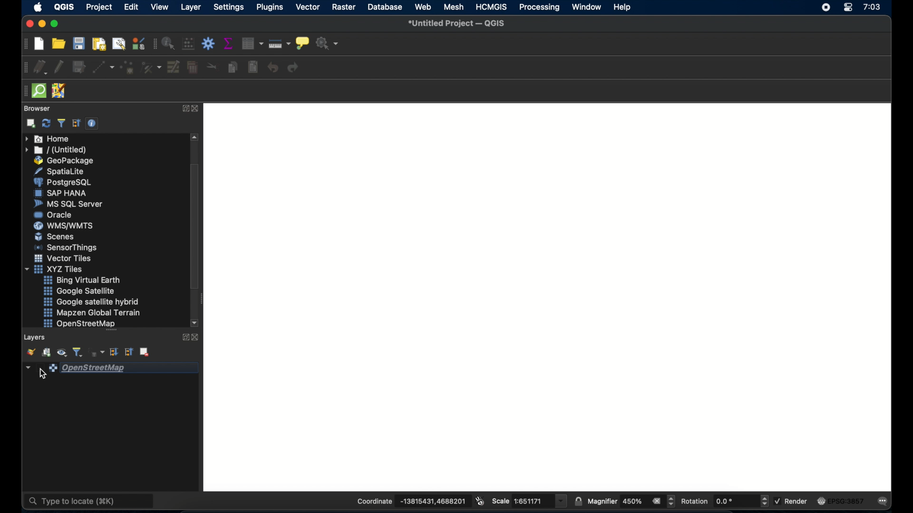 This screenshot has width=913, height=513. What do you see at coordinates (725, 502) in the screenshot?
I see `rotation` at bounding box center [725, 502].